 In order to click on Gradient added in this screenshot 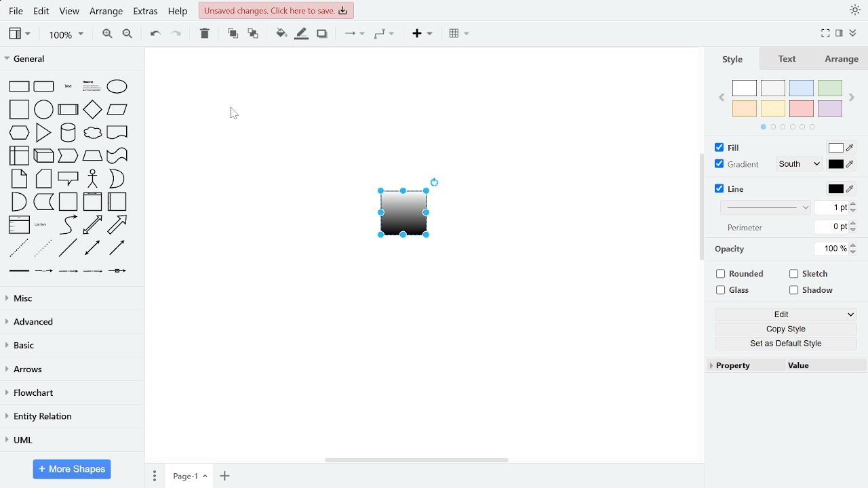, I will do `click(401, 218)`.